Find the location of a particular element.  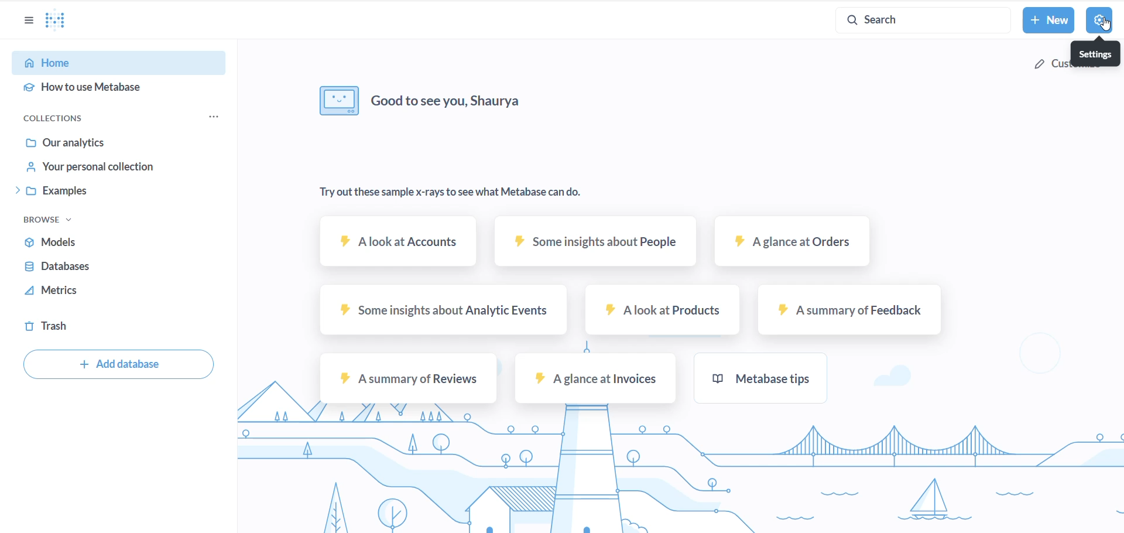

OUR ANALYTICS is located at coordinates (101, 142).